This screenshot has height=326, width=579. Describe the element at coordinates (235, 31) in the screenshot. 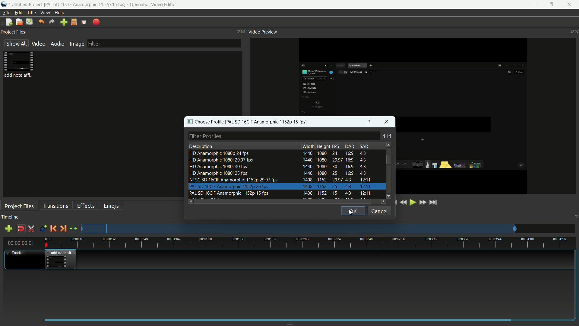

I see `change layout` at that location.